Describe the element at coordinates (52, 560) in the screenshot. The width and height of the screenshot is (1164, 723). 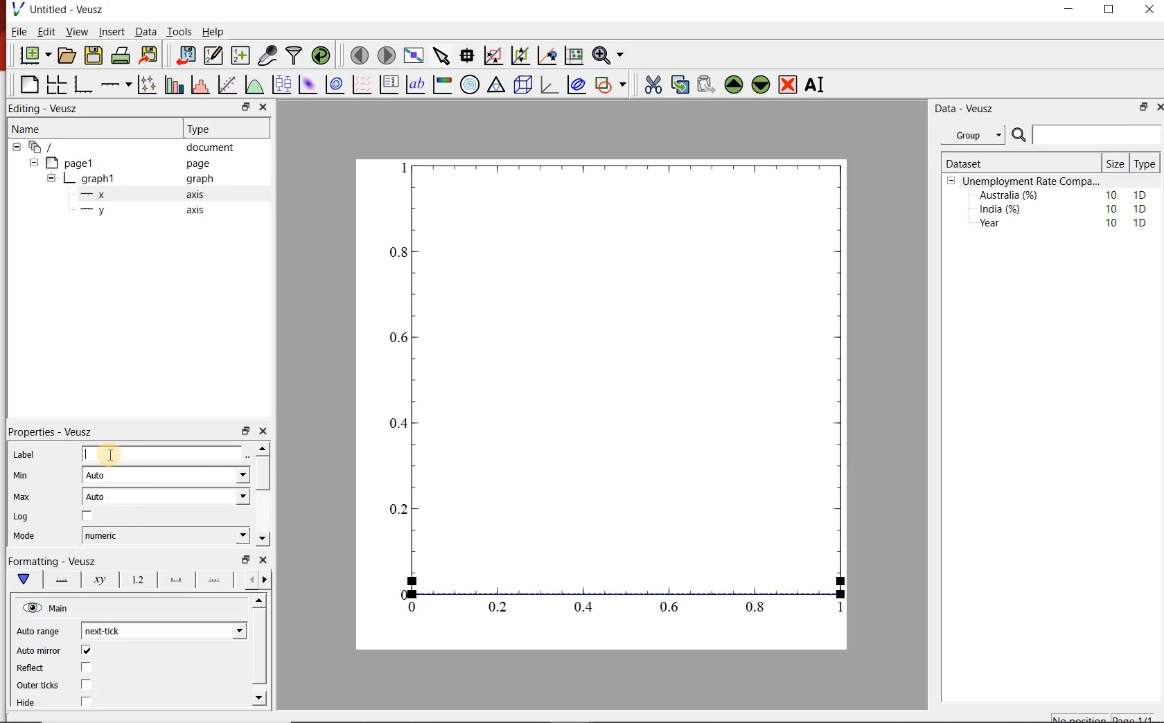
I see `Formatting - Veusz` at that location.